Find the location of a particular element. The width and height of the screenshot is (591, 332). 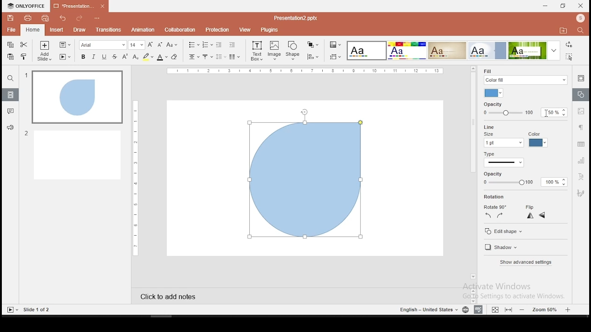

italics is located at coordinates (93, 57).